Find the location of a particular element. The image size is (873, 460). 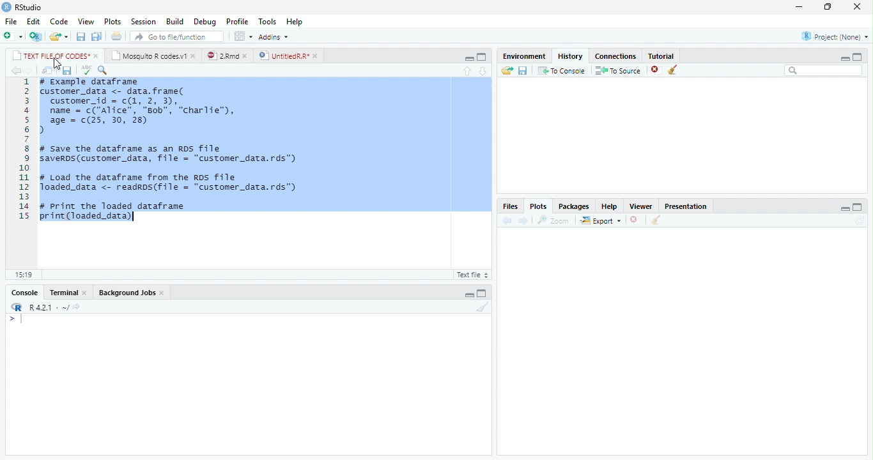

close is located at coordinates (97, 56).